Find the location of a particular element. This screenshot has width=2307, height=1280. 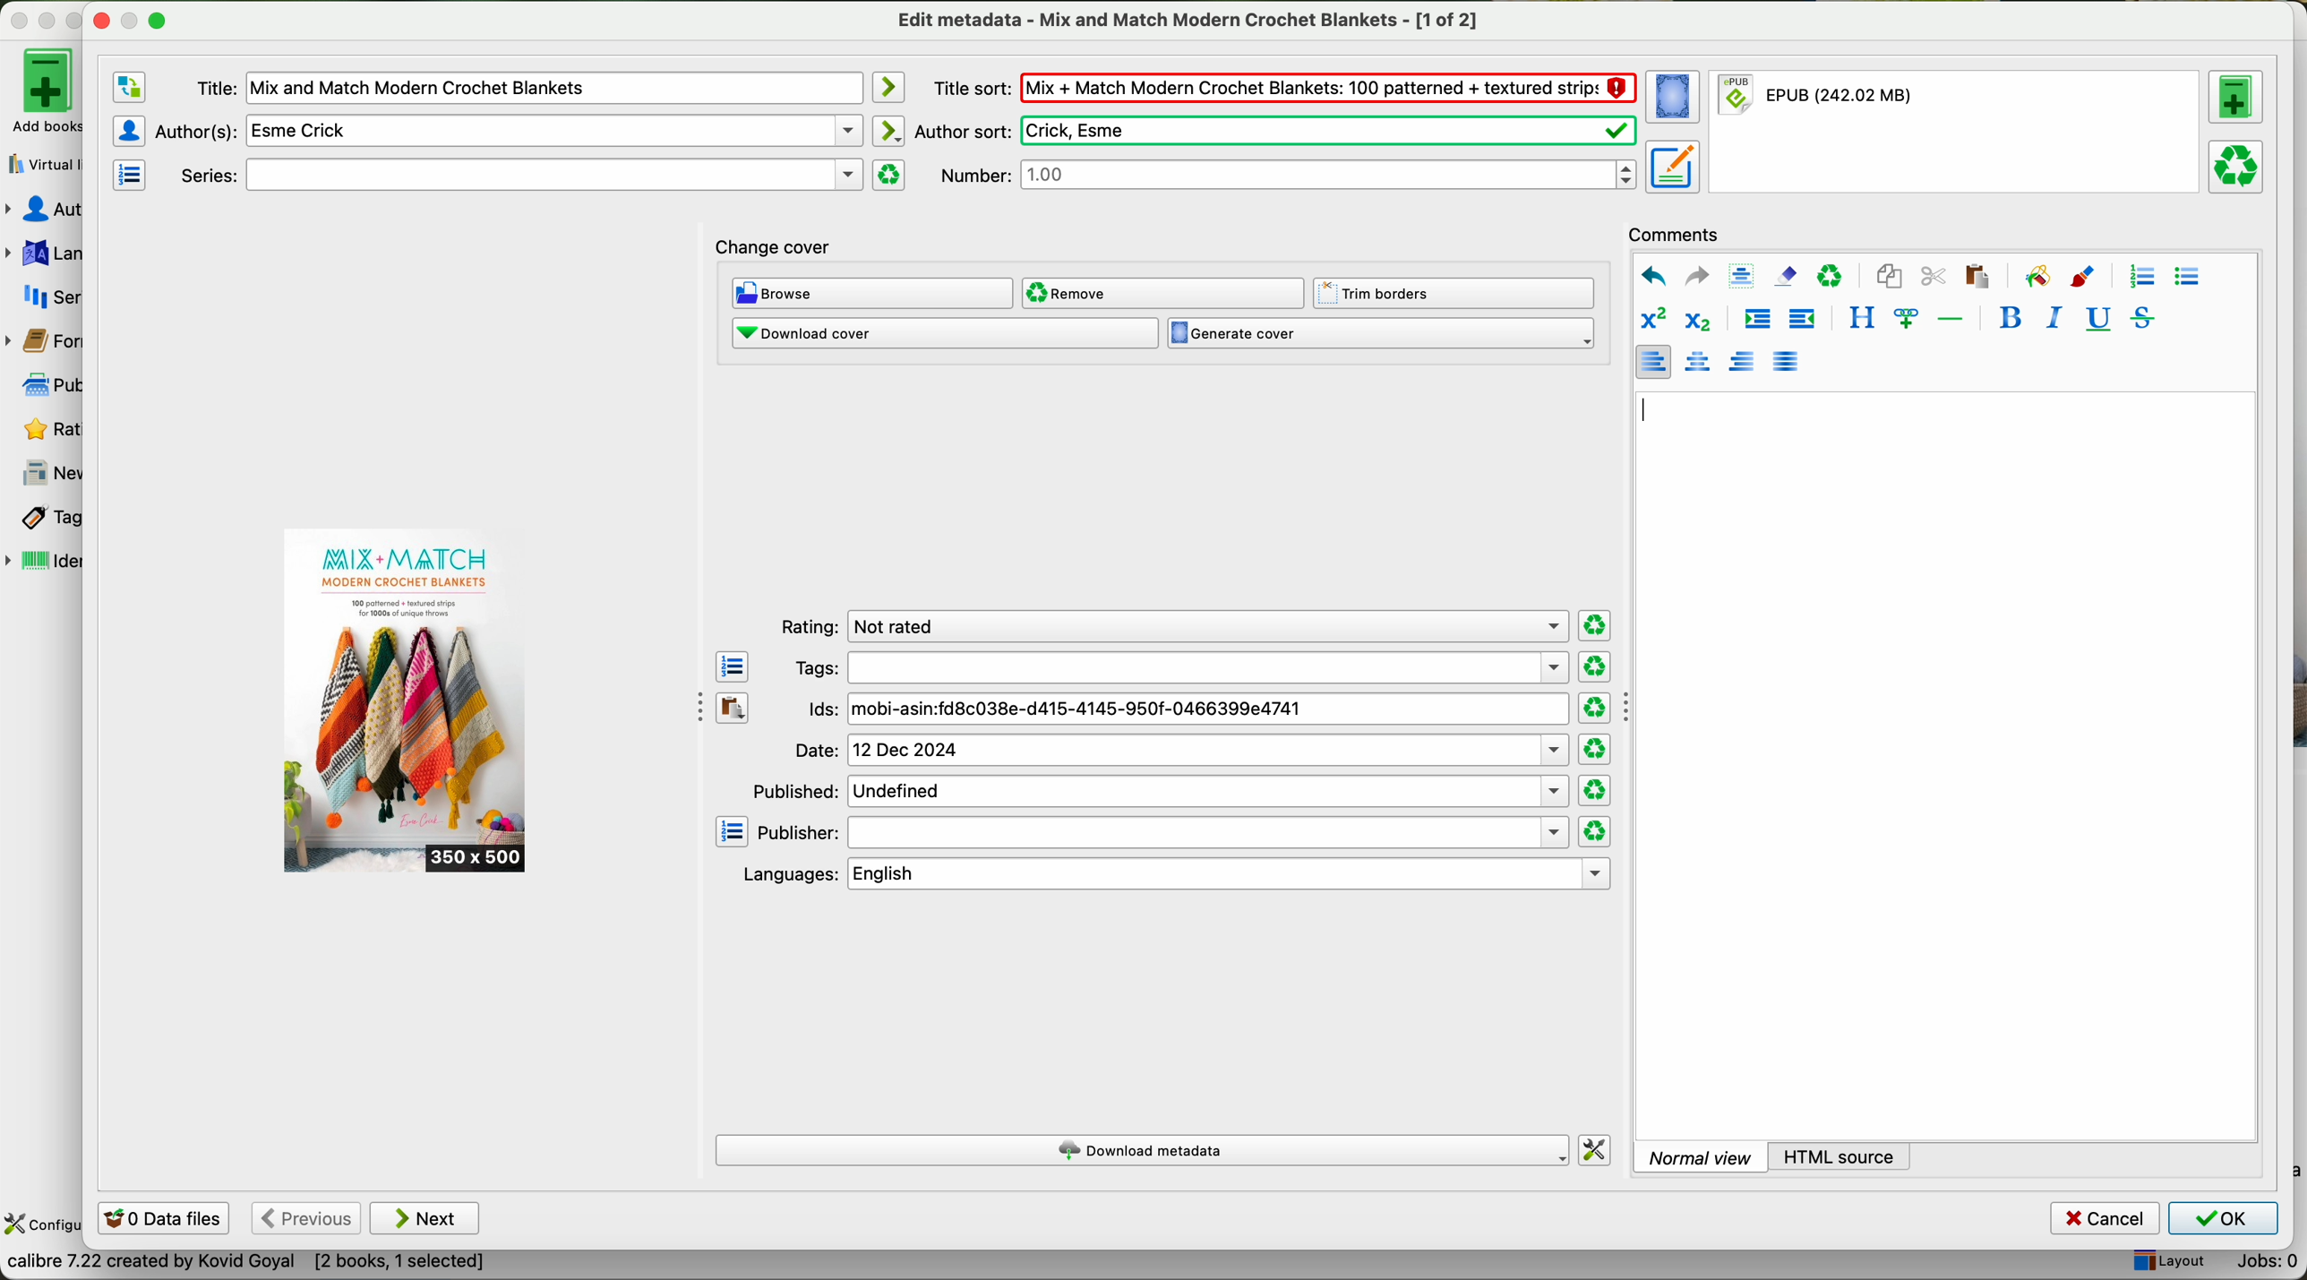

strikeout is located at coordinates (2140, 317).